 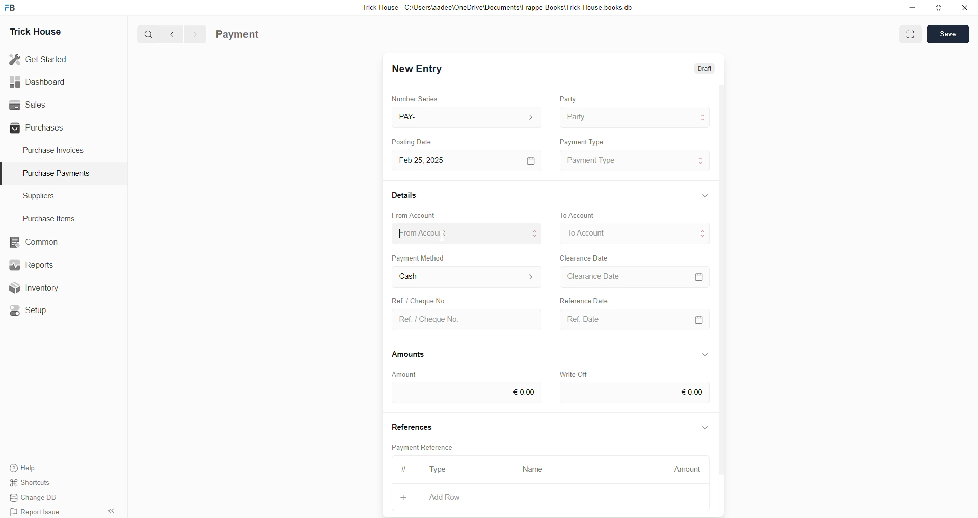 I want to click on Payment Reference, so click(x=428, y=446).